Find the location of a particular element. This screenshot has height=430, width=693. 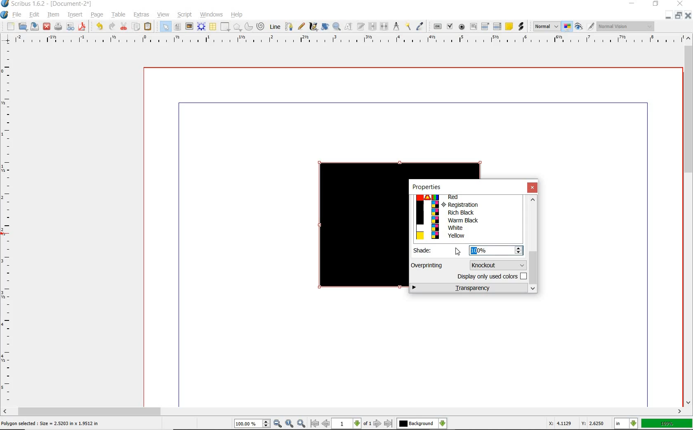

image preview quality is located at coordinates (546, 27).